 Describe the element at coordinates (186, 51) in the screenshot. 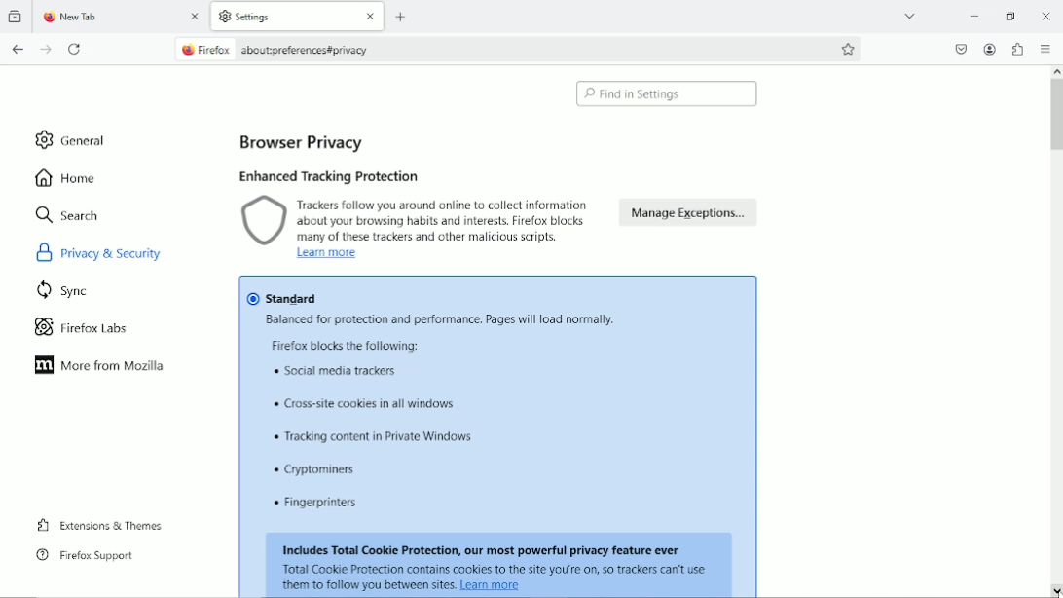

I see `firefox logo` at that location.